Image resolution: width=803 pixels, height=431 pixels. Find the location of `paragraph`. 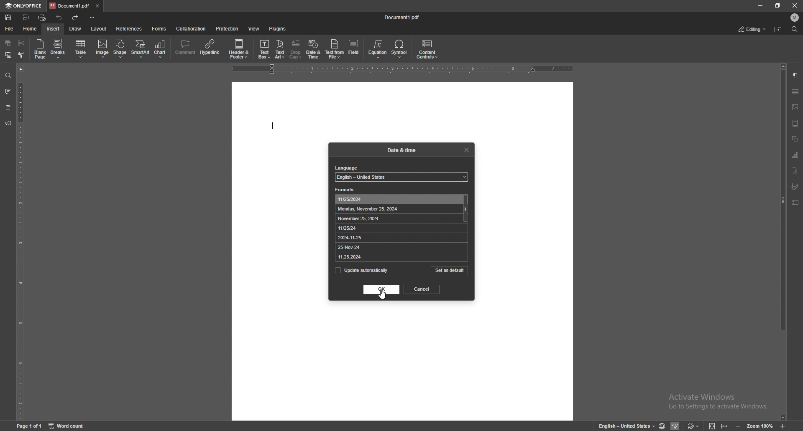

paragraph is located at coordinates (795, 76).